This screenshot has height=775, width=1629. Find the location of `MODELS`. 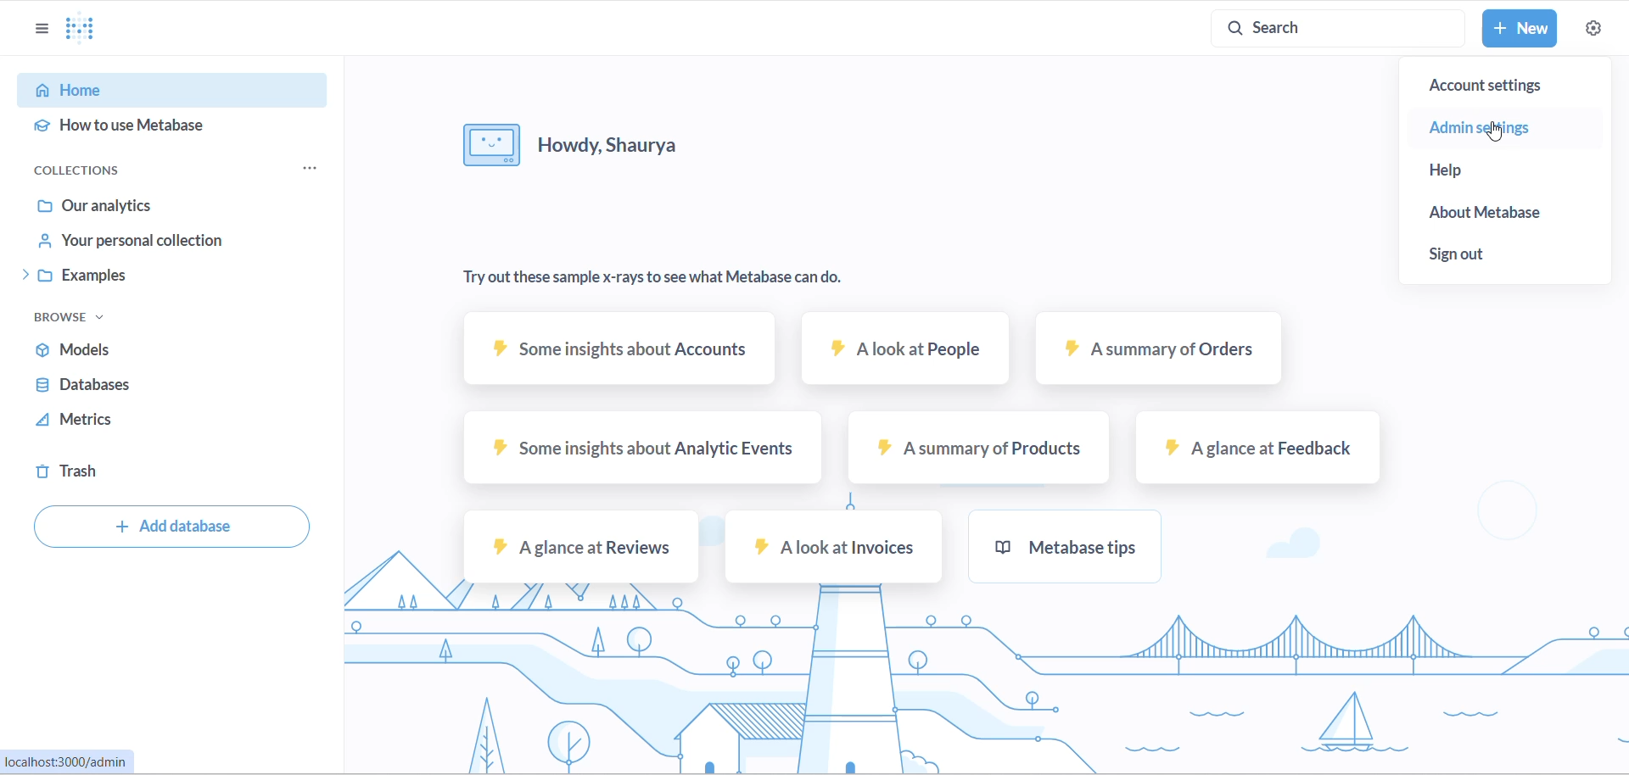

MODELS is located at coordinates (130, 354).